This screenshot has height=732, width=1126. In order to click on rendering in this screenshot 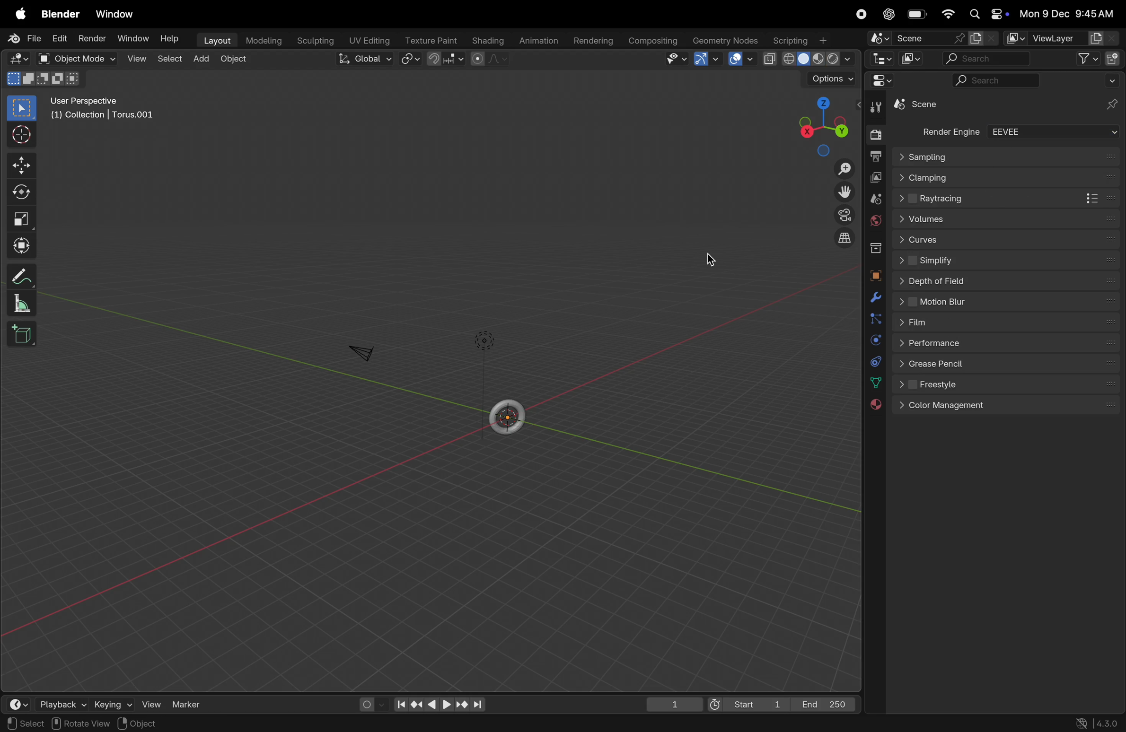, I will do `click(595, 39)`.